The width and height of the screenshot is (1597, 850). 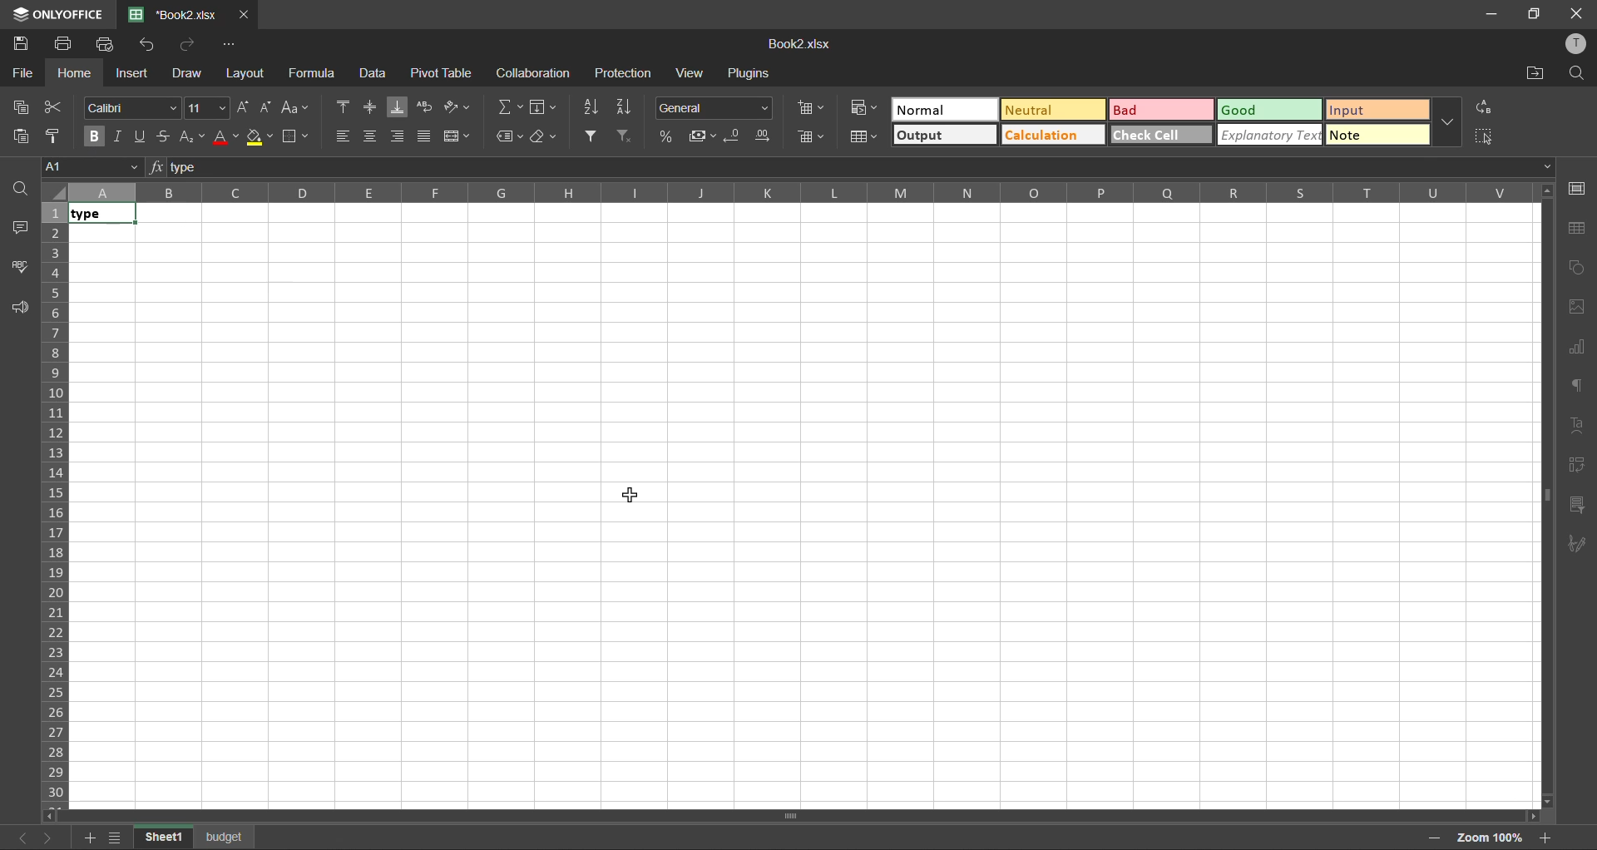 What do you see at coordinates (755, 74) in the screenshot?
I see `plugins` at bounding box center [755, 74].